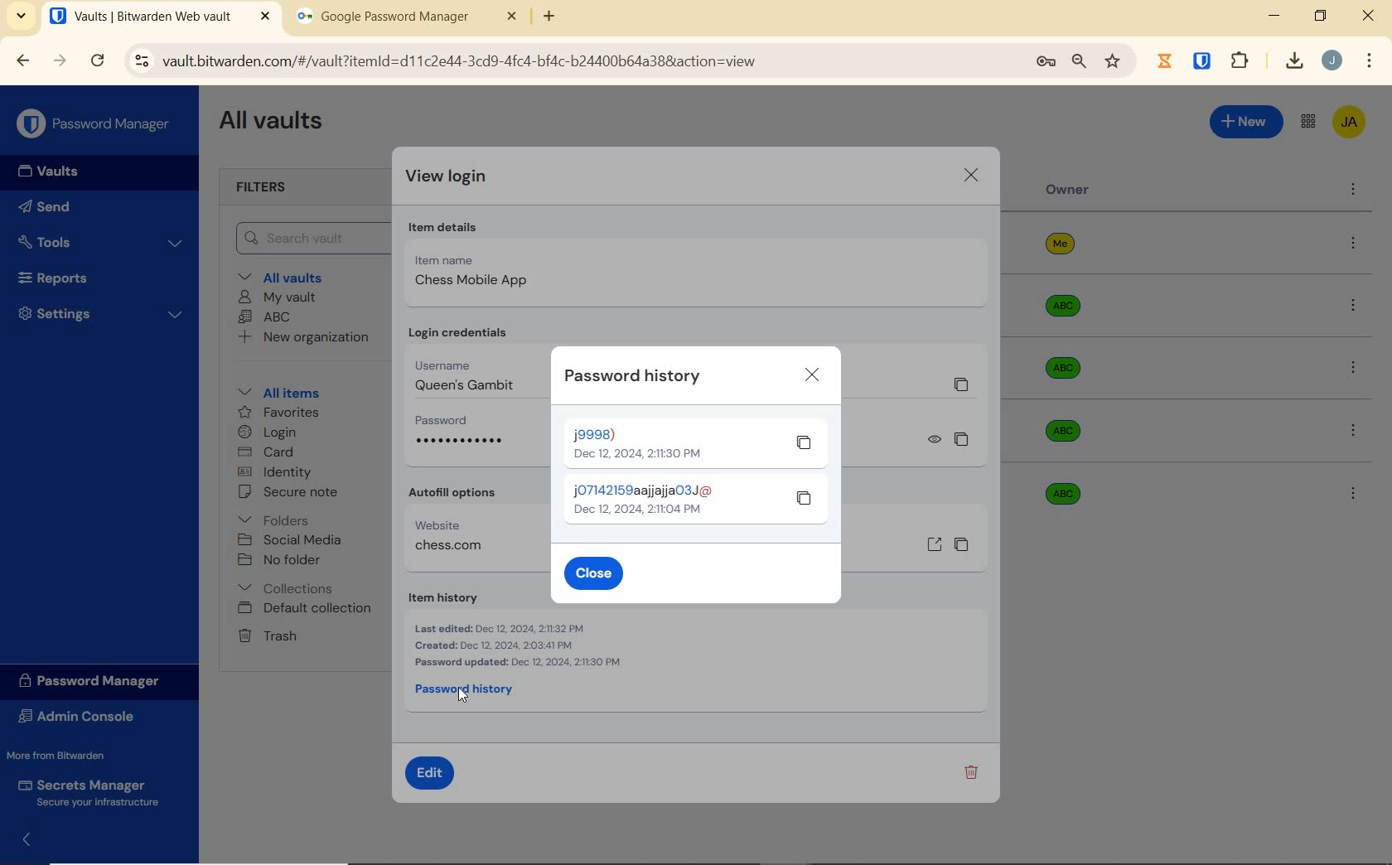 This screenshot has width=1392, height=865. Describe the element at coordinates (648, 500) in the screenshot. I see `password` at that location.